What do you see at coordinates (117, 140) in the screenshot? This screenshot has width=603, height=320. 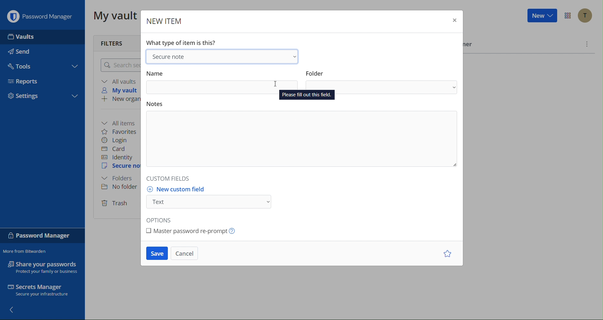 I see `Login` at bounding box center [117, 140].